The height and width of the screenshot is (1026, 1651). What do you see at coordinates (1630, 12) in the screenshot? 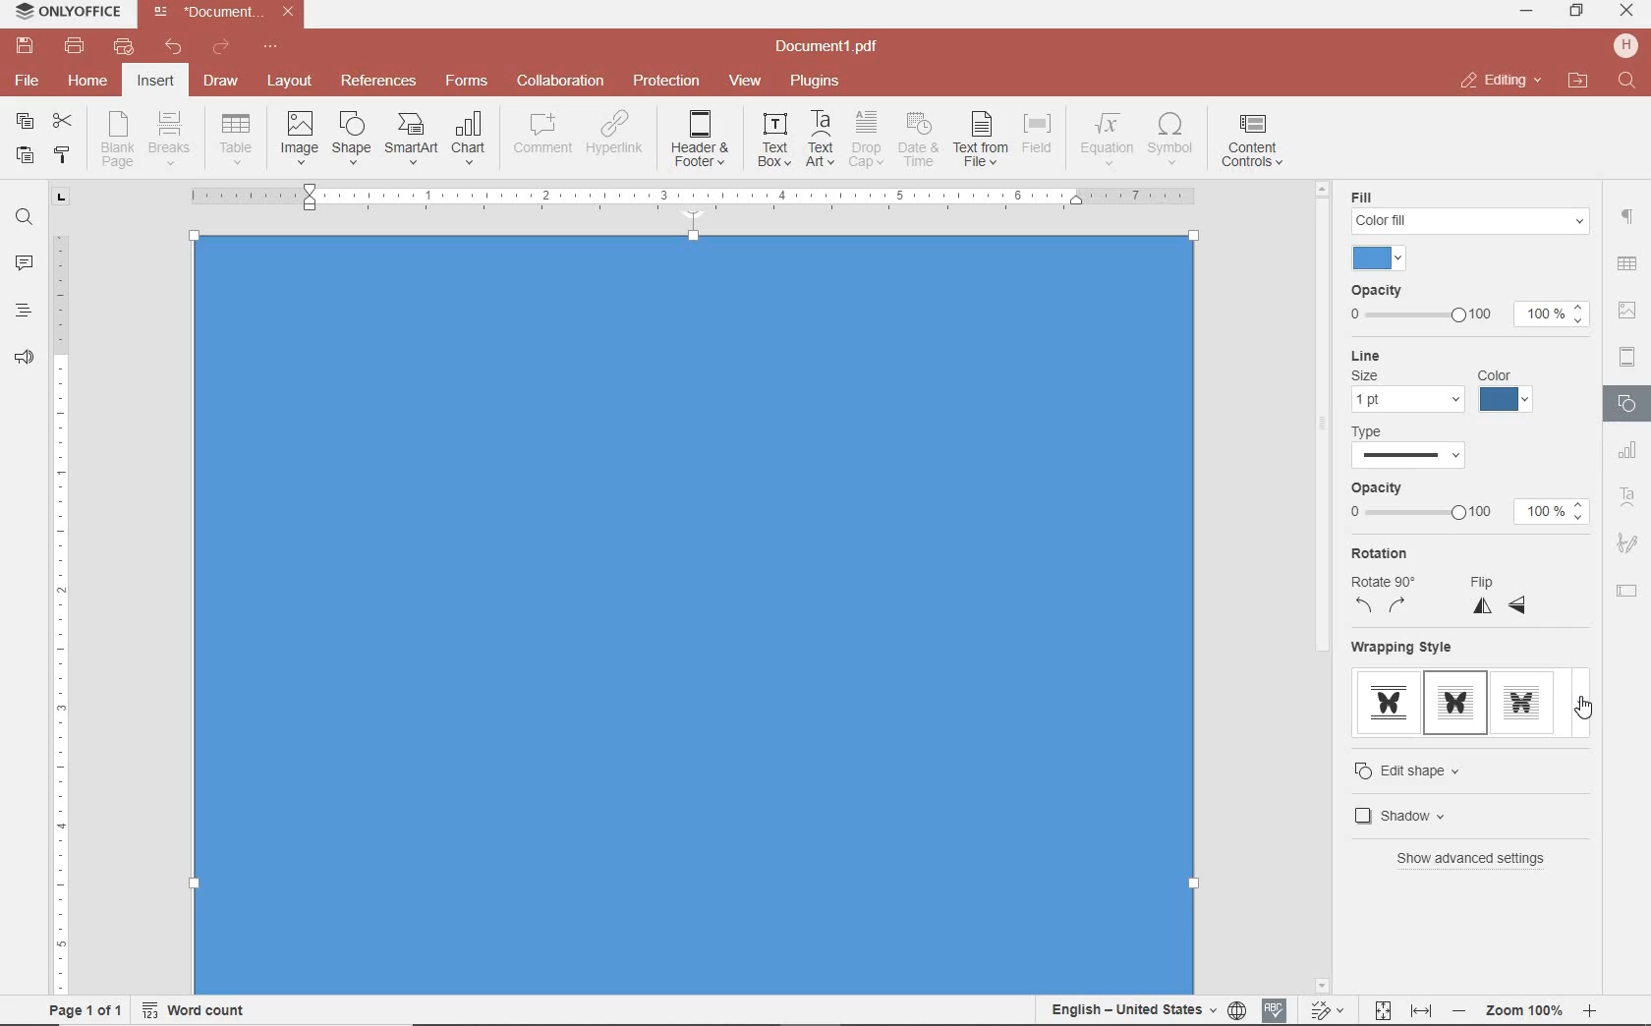
I see `minimize ,restore ,close` at bounding box center [1630, 12].